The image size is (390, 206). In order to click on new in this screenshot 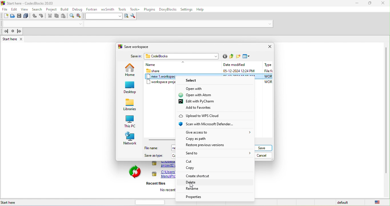, I will do `click(5, 16)`.